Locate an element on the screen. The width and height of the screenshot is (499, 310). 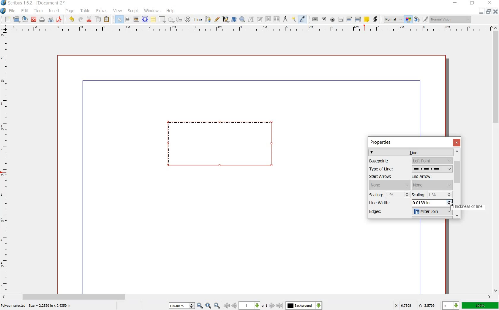
EDIT IN PREVIEW MODE is located at coordinates (426, 19).